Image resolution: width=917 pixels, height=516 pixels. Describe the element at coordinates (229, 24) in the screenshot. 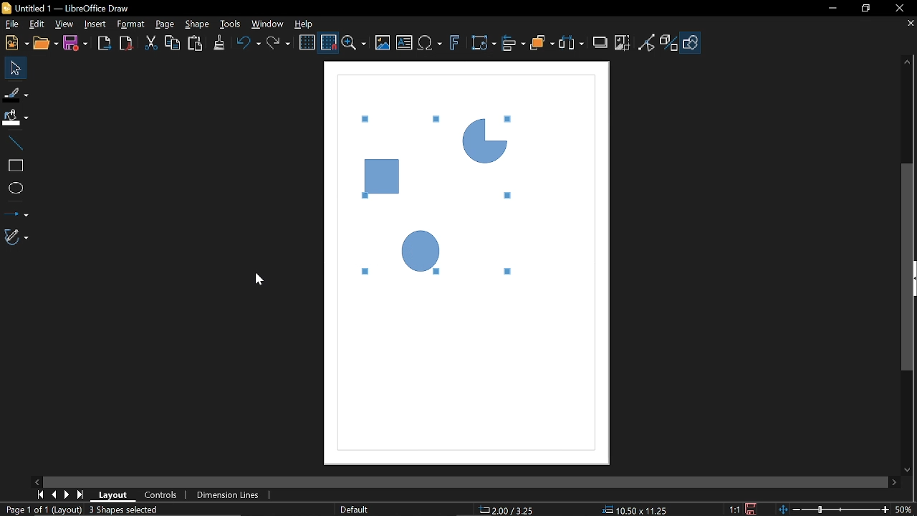

I see `Tools` at that location.